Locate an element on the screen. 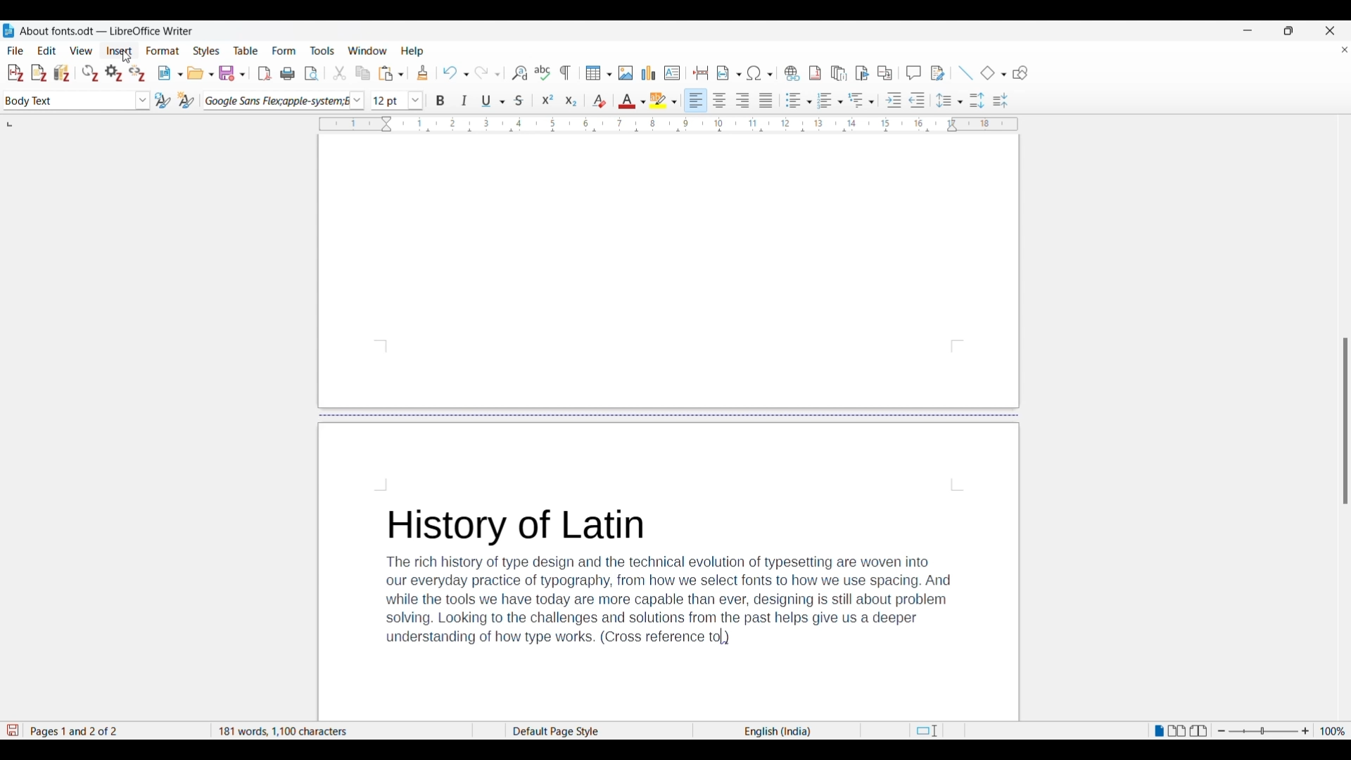 Image resolution: width=1351 pixels, height=760 pixels. Toggle ordered list is located at coordinates (830, 101).